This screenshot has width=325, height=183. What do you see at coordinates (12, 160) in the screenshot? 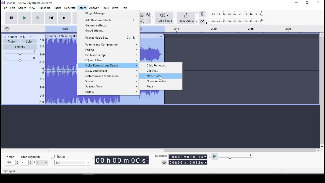
I see `tempo` at bounding box center [12, 160].